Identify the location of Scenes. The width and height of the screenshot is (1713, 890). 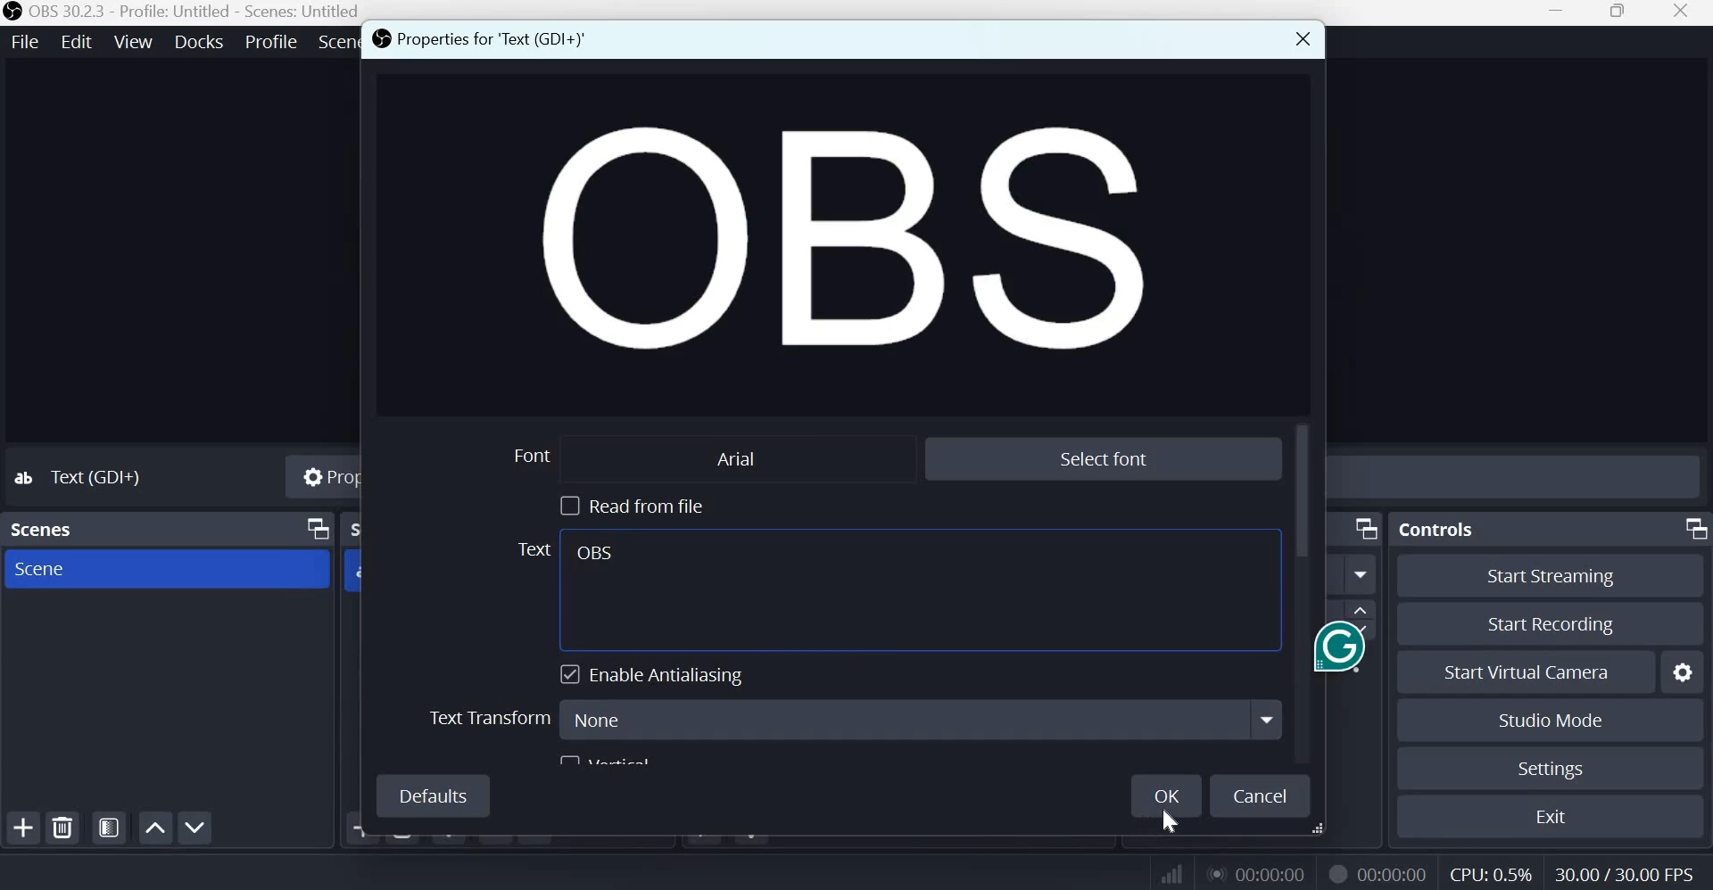
(42, 530).